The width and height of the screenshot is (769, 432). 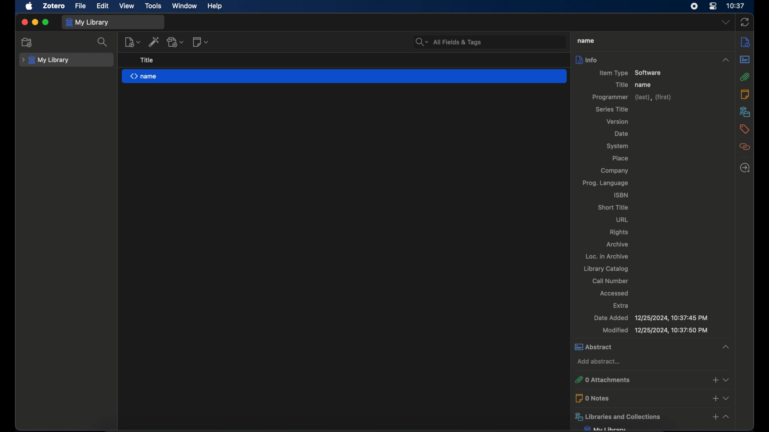 What do you see at coordinates (24, 22) in the screenshot?
I see `close` at bounding box center [24, 22].